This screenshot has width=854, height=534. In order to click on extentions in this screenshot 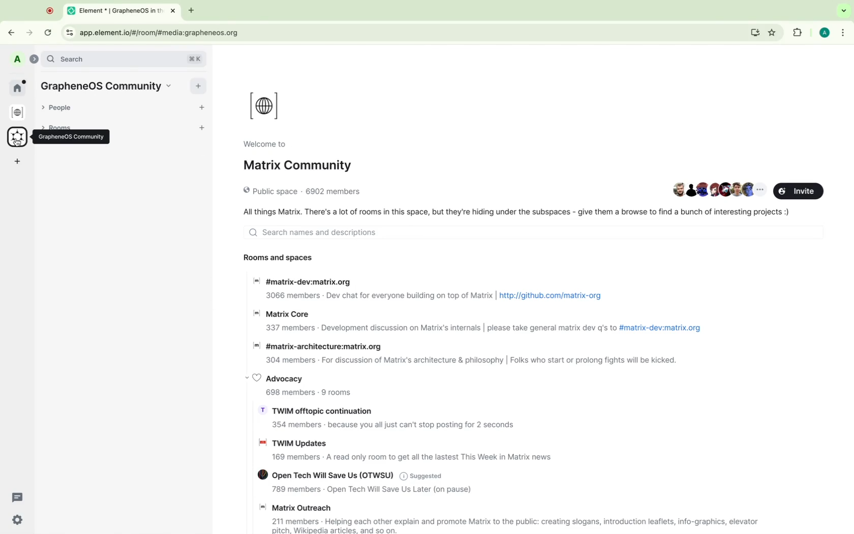, I will do `click(796, 33)`.